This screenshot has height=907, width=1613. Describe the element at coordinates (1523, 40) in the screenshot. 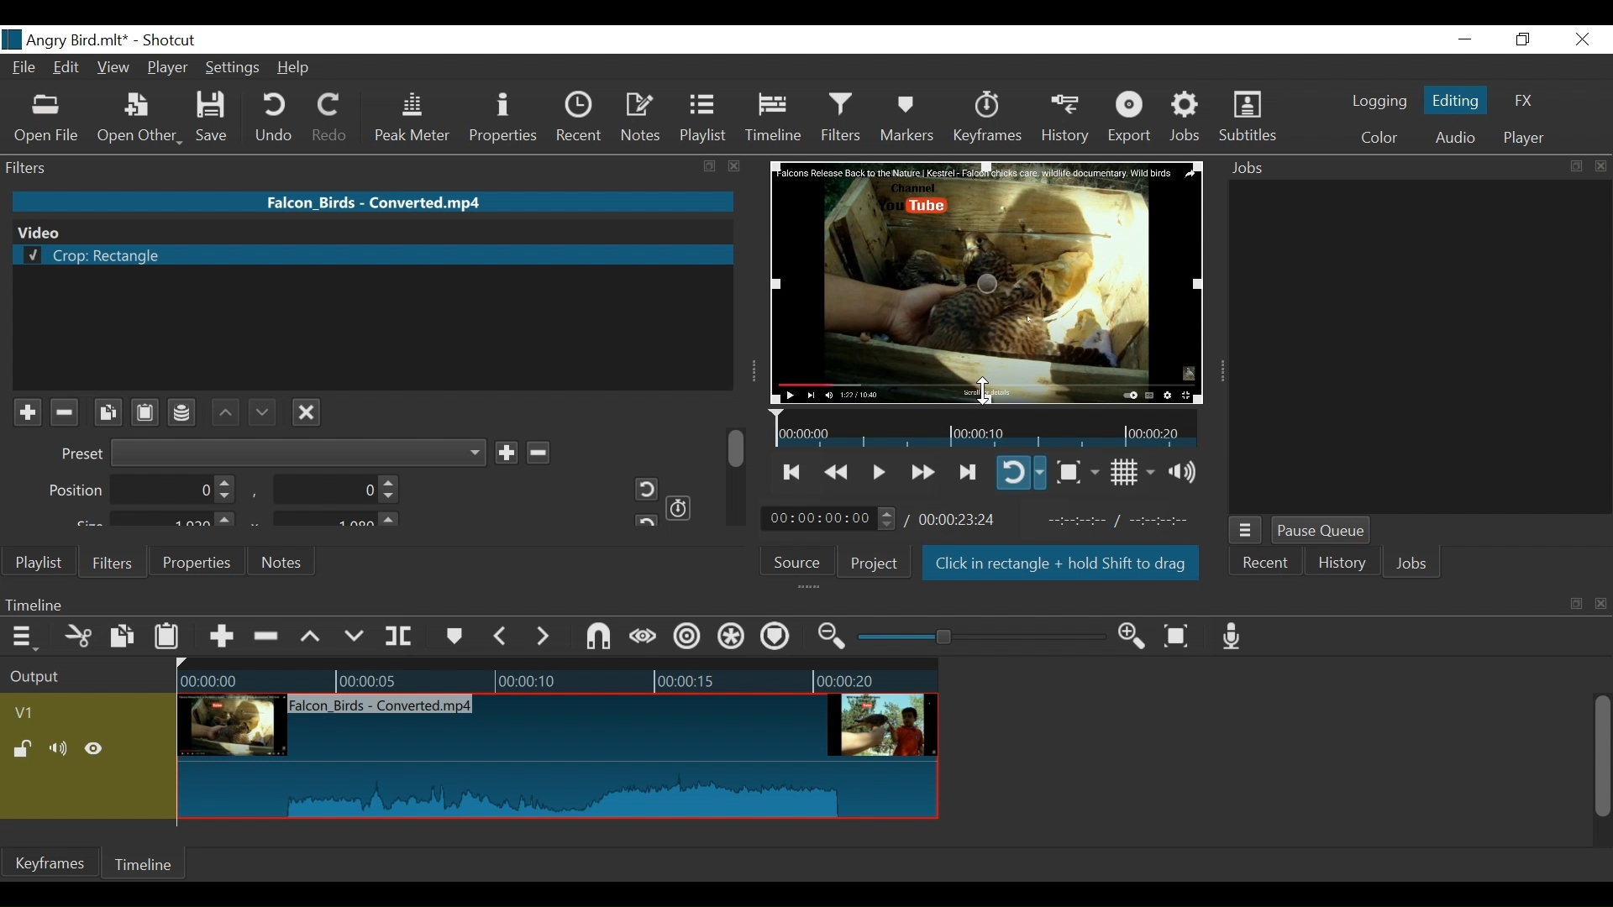

I see `Restore` at that location.